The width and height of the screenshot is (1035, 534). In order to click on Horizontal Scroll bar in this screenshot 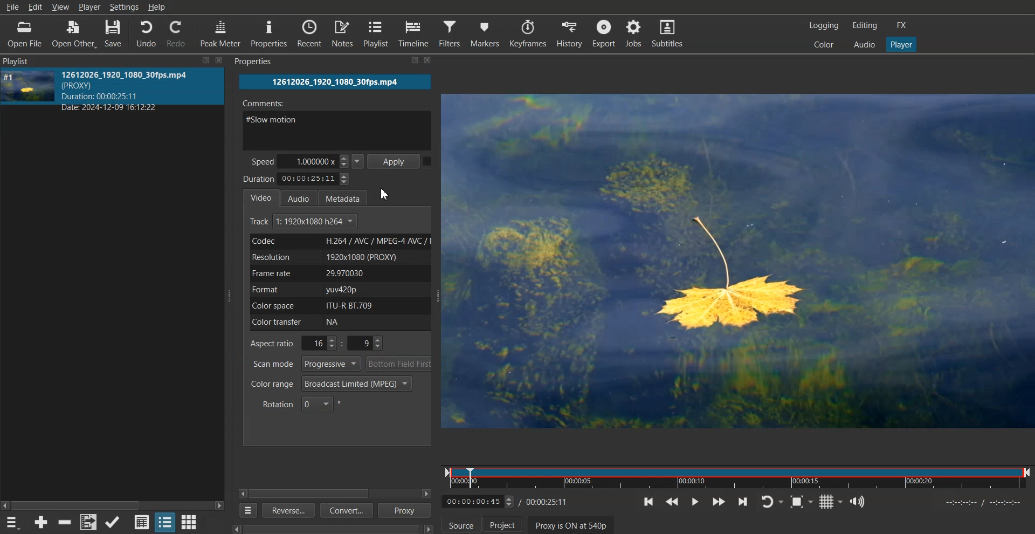, I will do `click(314, 494)`.